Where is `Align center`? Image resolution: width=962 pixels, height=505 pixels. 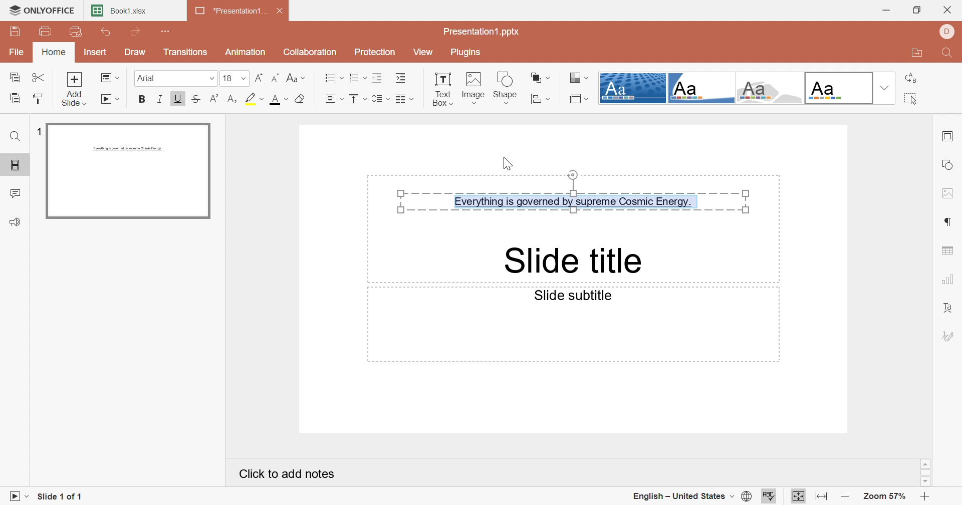 Align center is located at coordinates (335, 98).